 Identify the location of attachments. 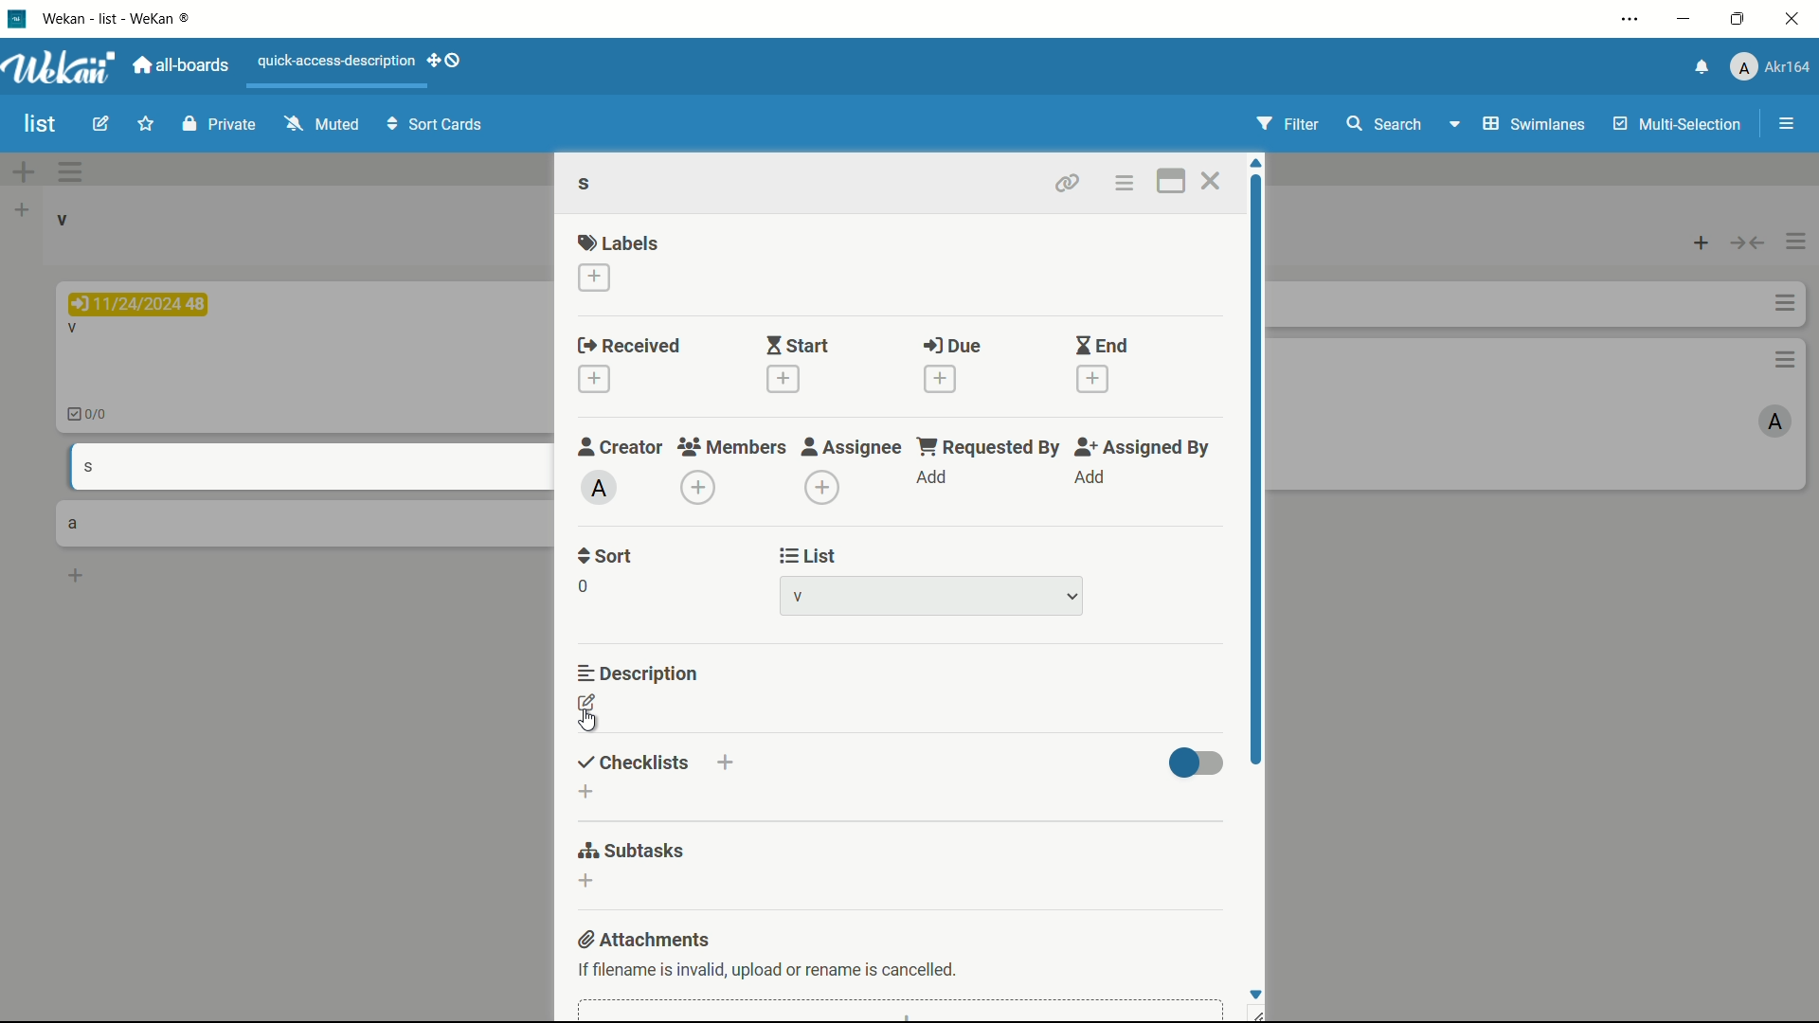
(646, 941).